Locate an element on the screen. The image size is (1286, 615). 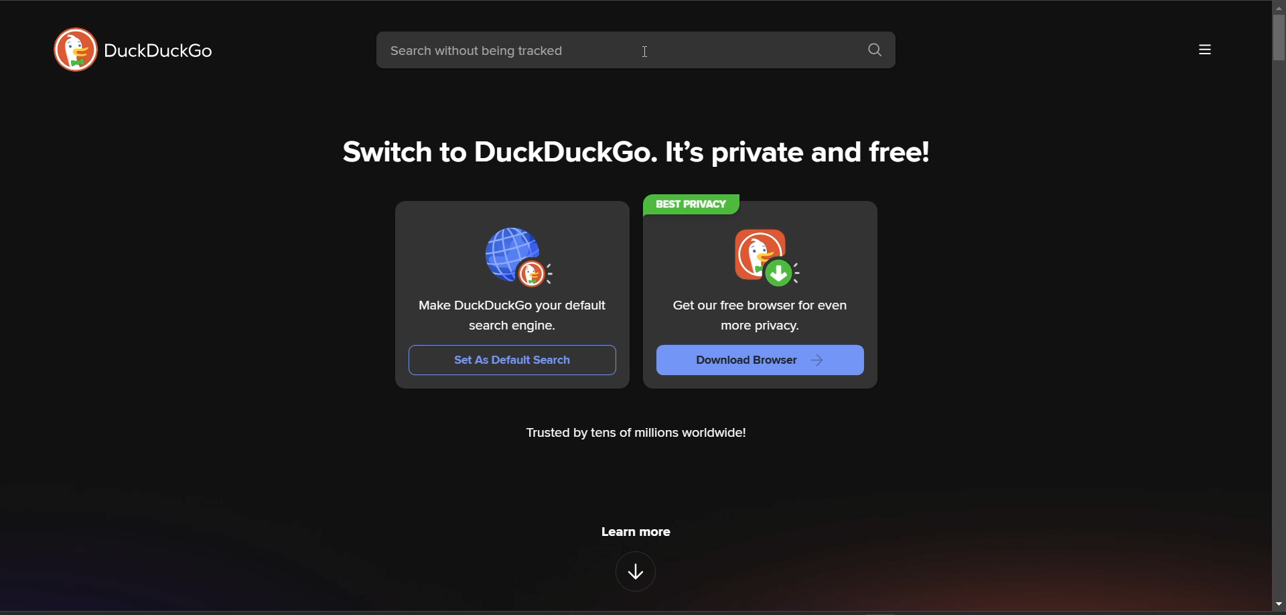
logo is located at coordinates (71, 50).